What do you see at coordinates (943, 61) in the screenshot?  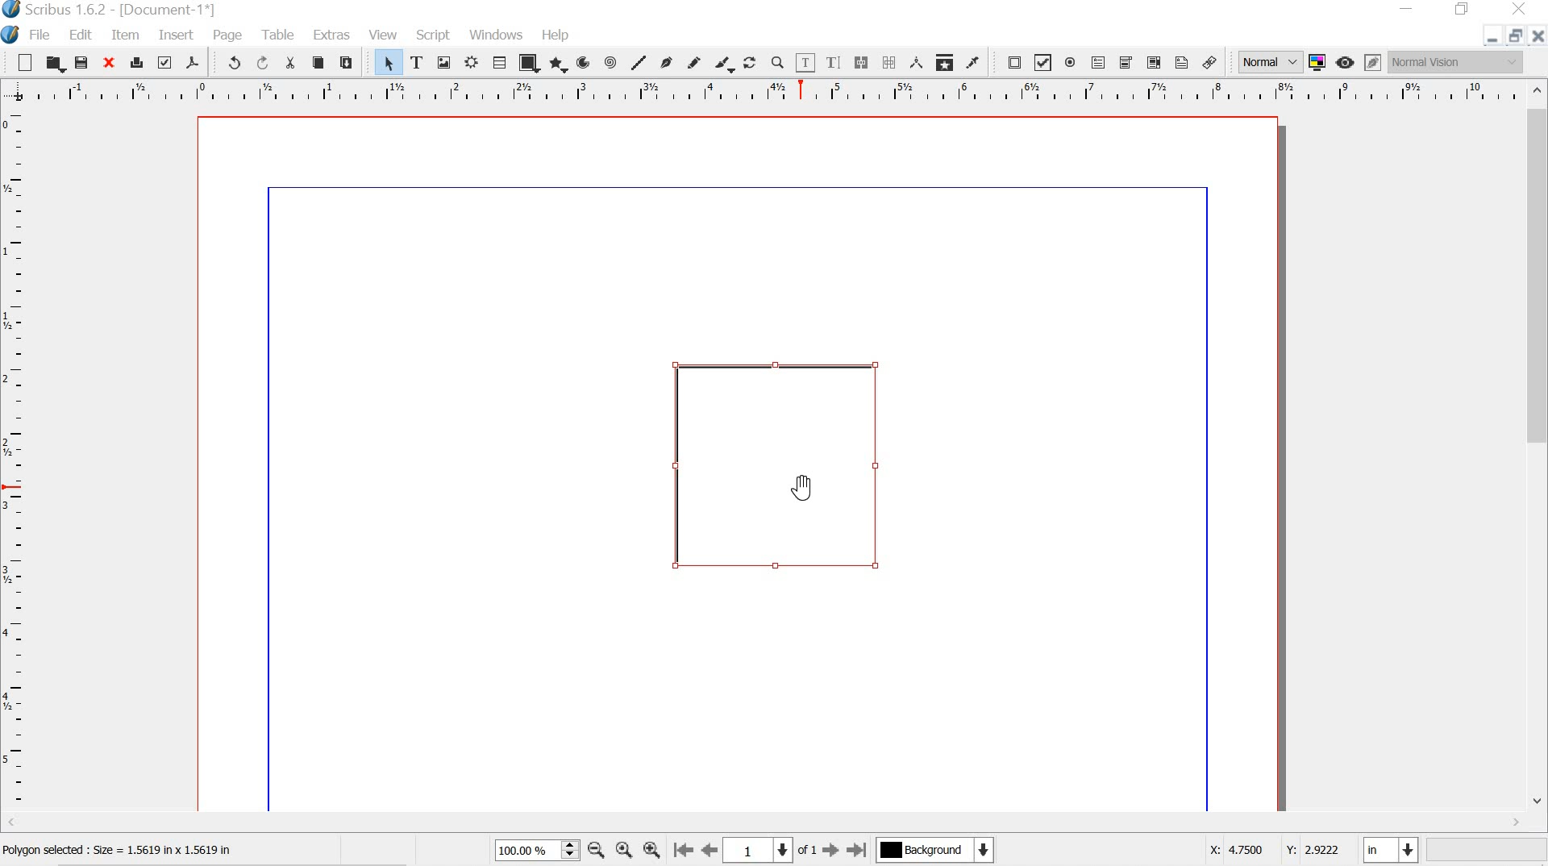 I see `copy item properties` at bounding box center [943, 61].